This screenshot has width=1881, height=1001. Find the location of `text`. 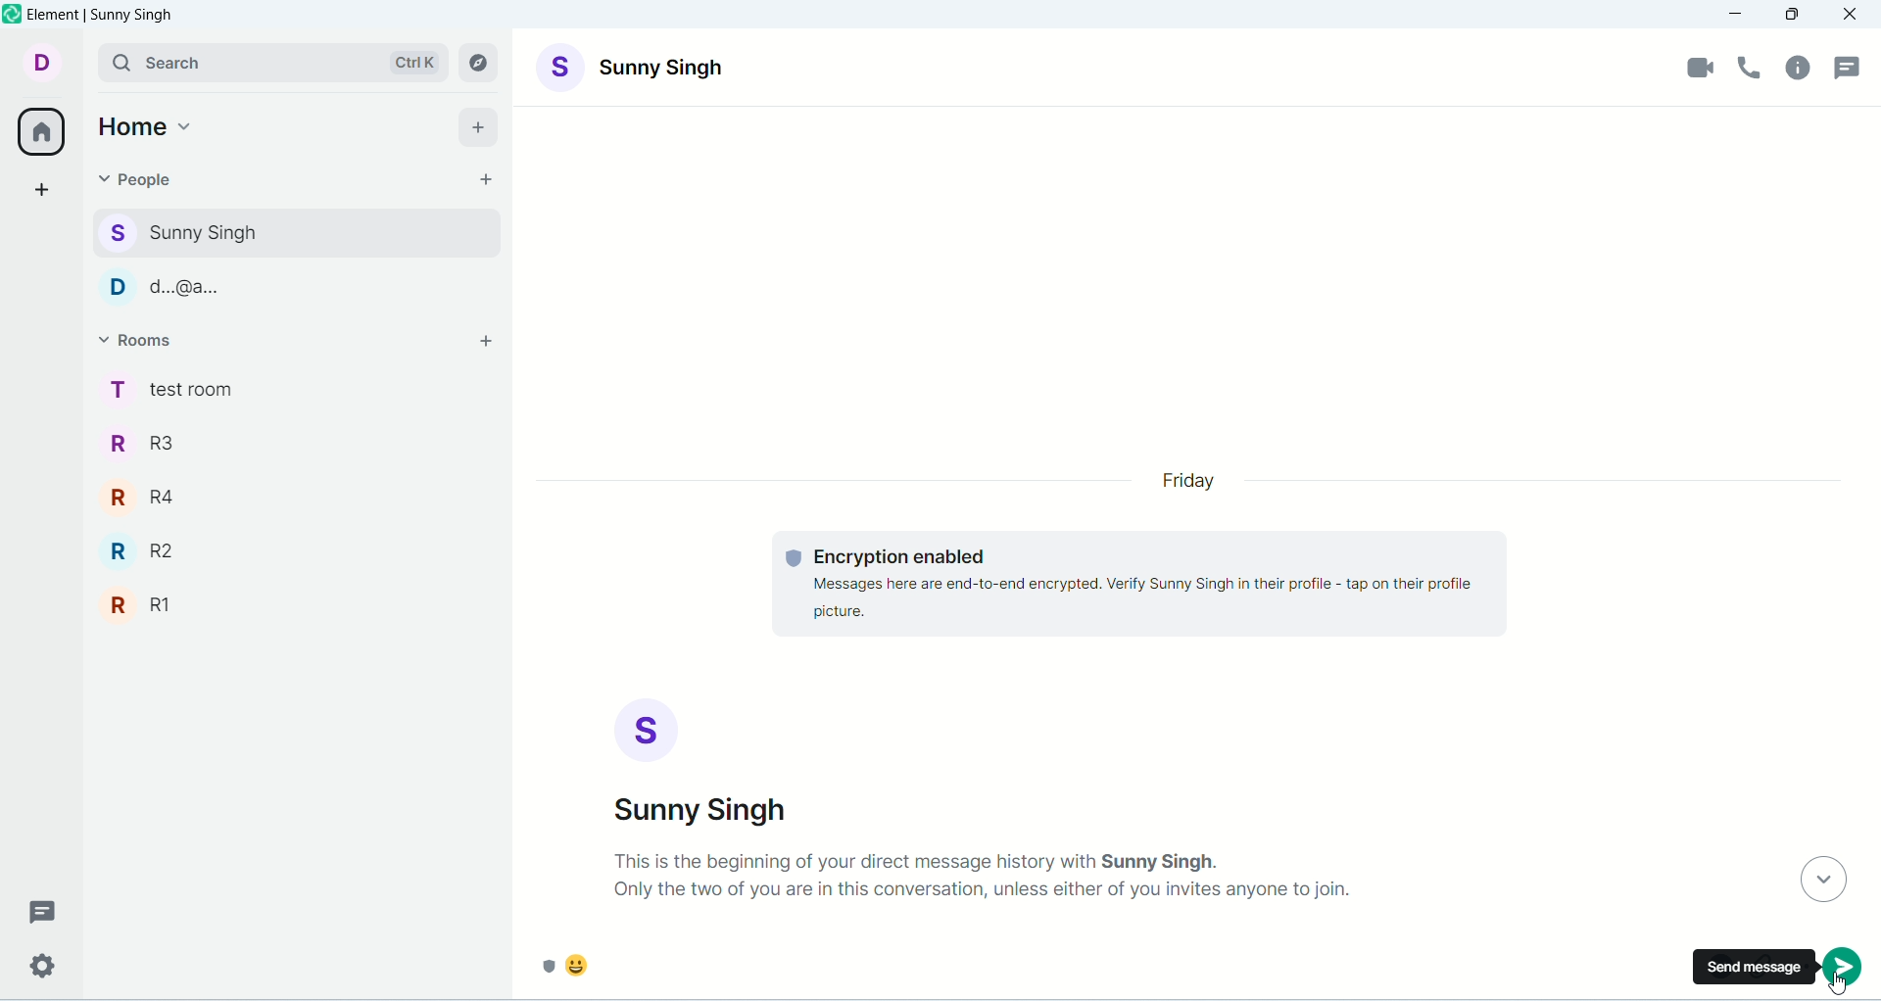

text is located at coordinates (985, 876).